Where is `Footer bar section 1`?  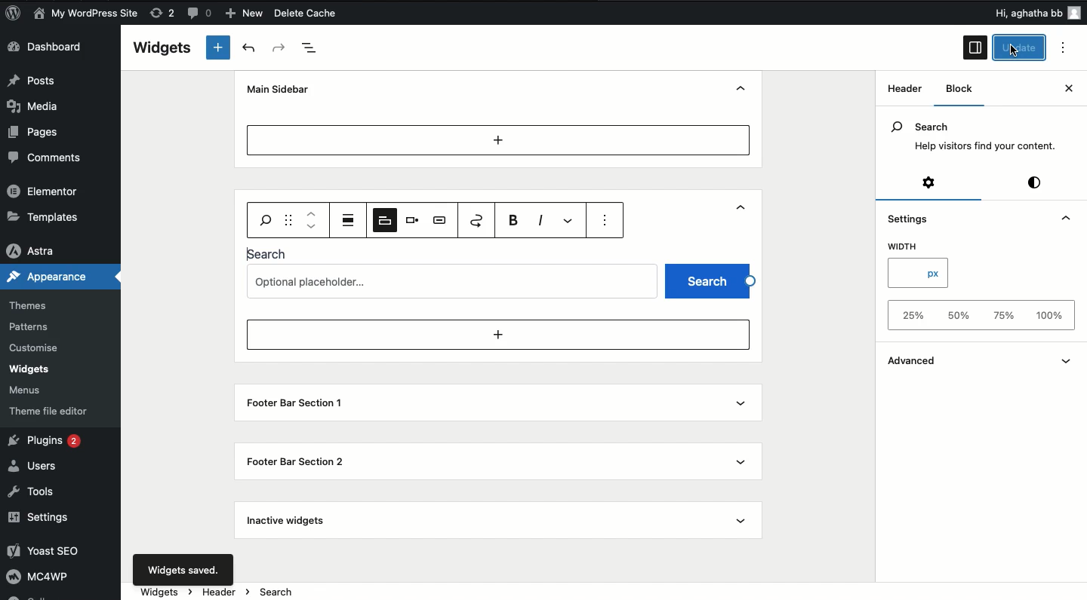
Footer bar section 1 is located at coordinates (291, 404).